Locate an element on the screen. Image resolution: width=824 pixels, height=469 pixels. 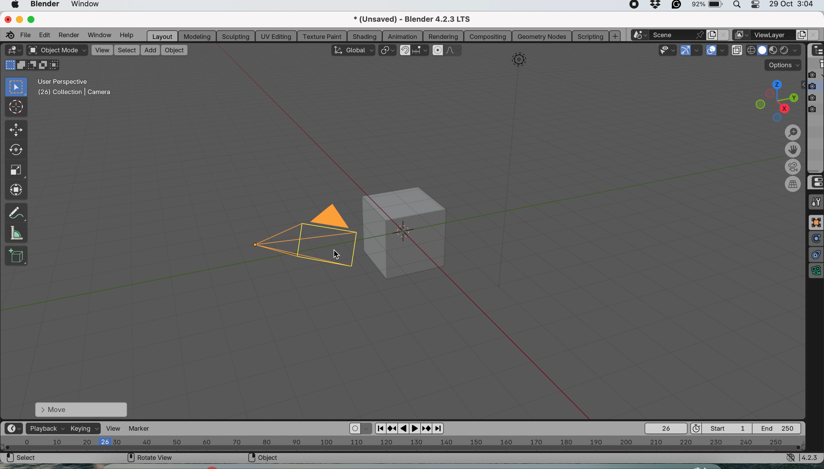
options is located at coordinates (783, 65).